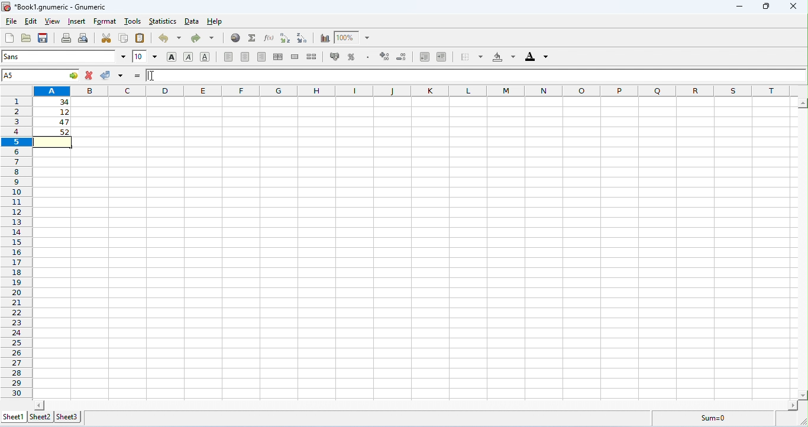 This screenshot has width=808, height=427. What do you see at coordinates (17, 248) in the screenshot?
I see `row numbers` at bounding box center [17, 248].